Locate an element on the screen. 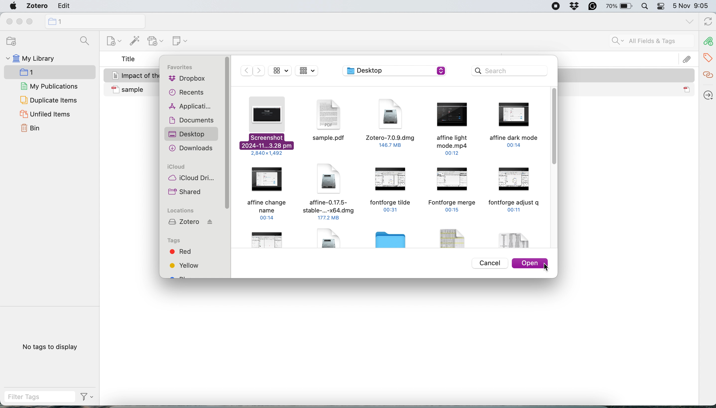  display as is located at coordinates (281, 71).